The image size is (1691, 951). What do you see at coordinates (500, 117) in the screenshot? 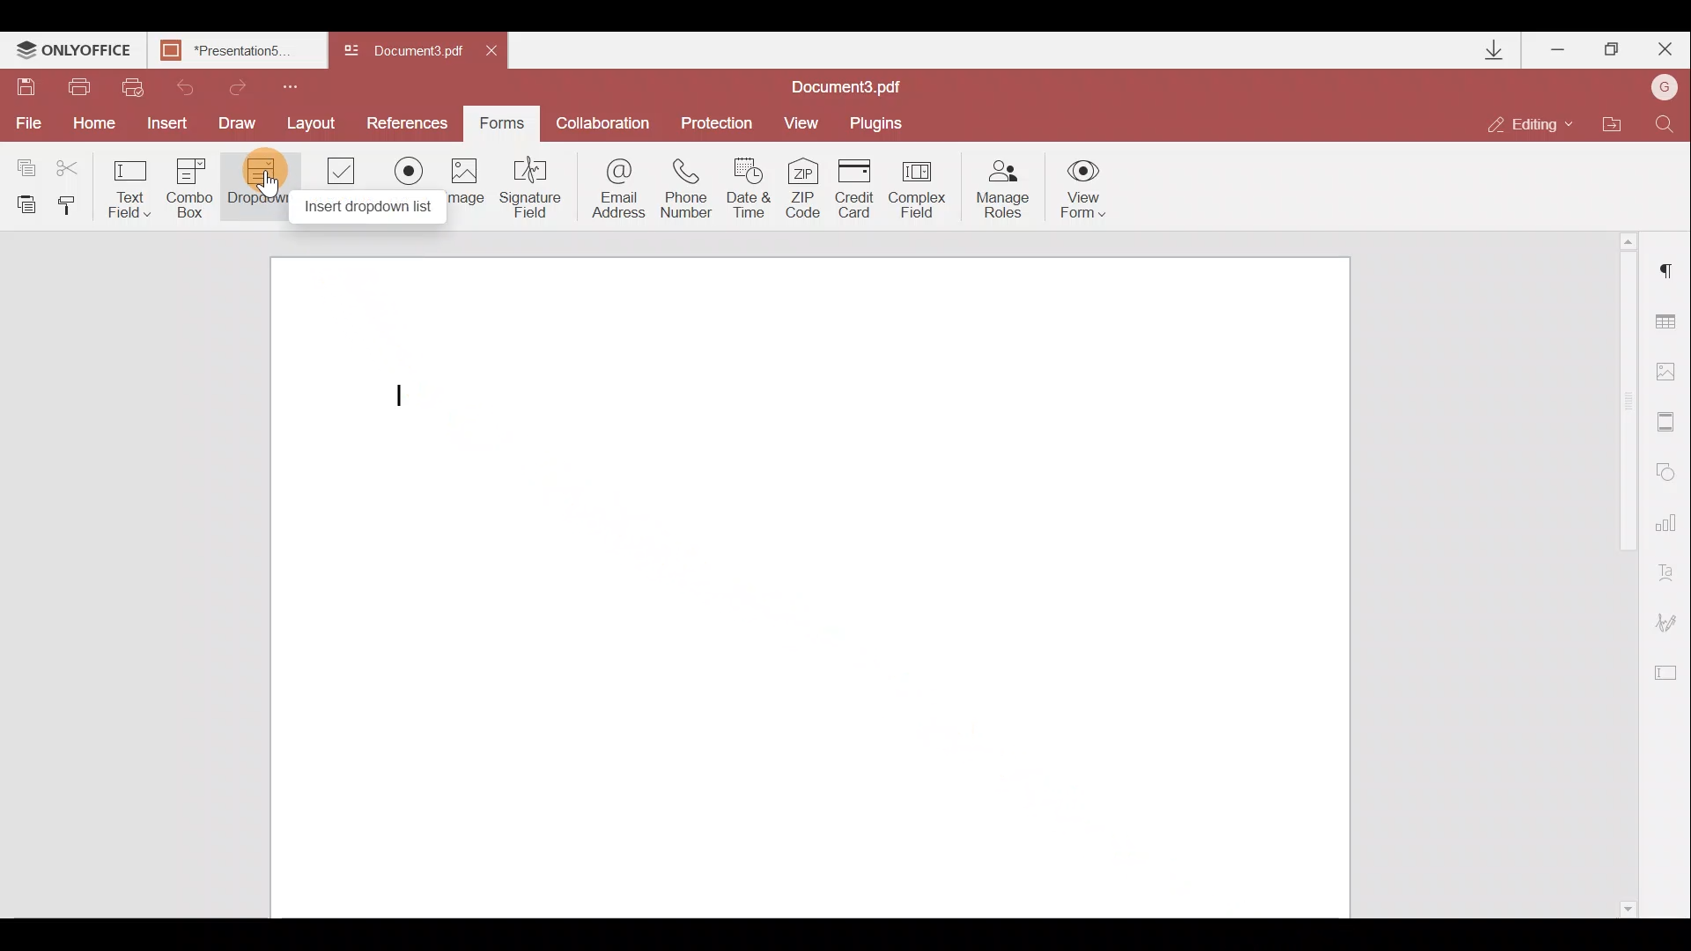
I see `Forms` at bounding box center [500, 117].